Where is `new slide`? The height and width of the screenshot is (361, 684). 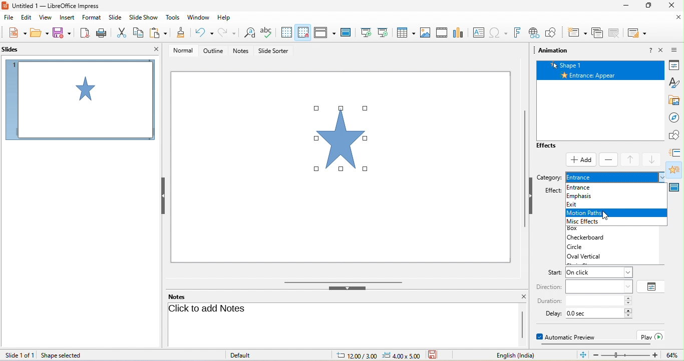 new slide is located at coordinates (577, 33).